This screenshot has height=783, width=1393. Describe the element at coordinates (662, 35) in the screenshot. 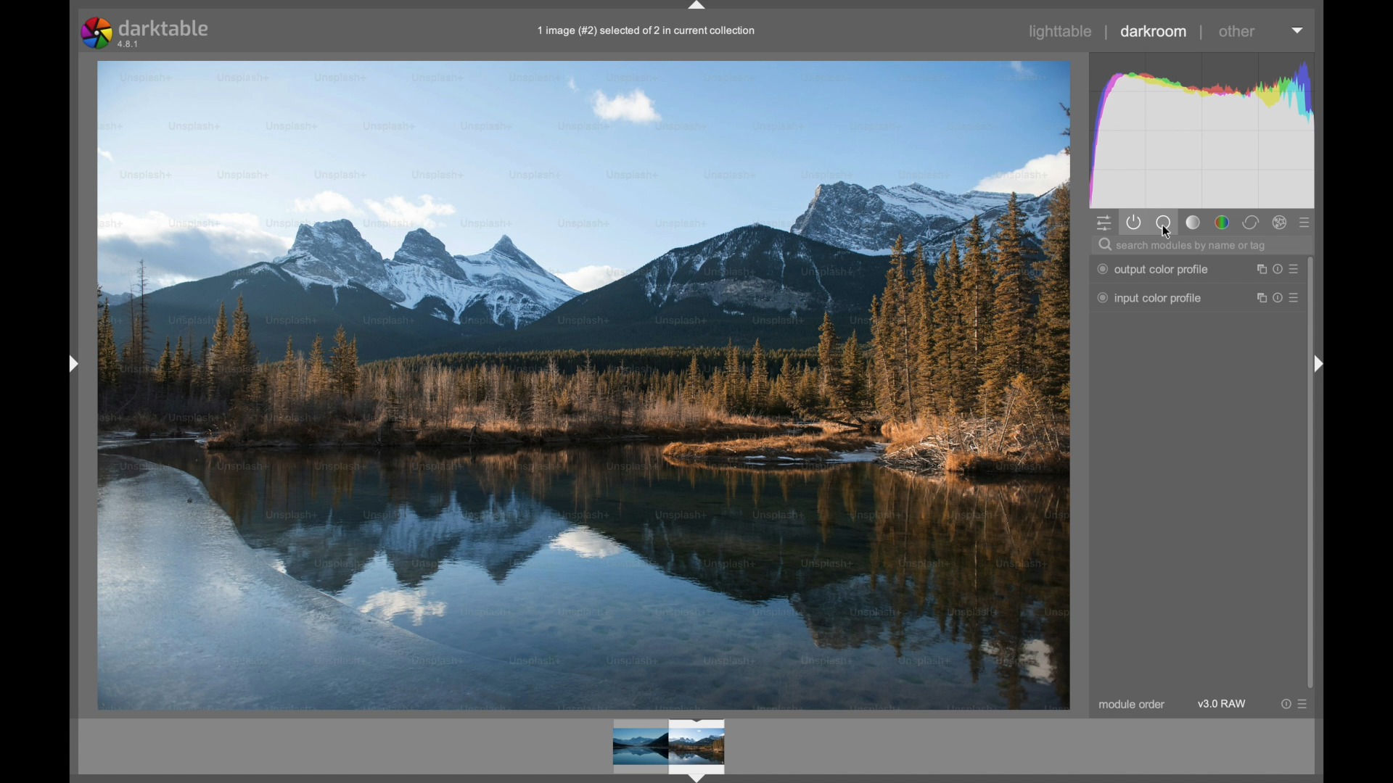

I see `1 image (#2) selected of 2 in current collection` at that location.